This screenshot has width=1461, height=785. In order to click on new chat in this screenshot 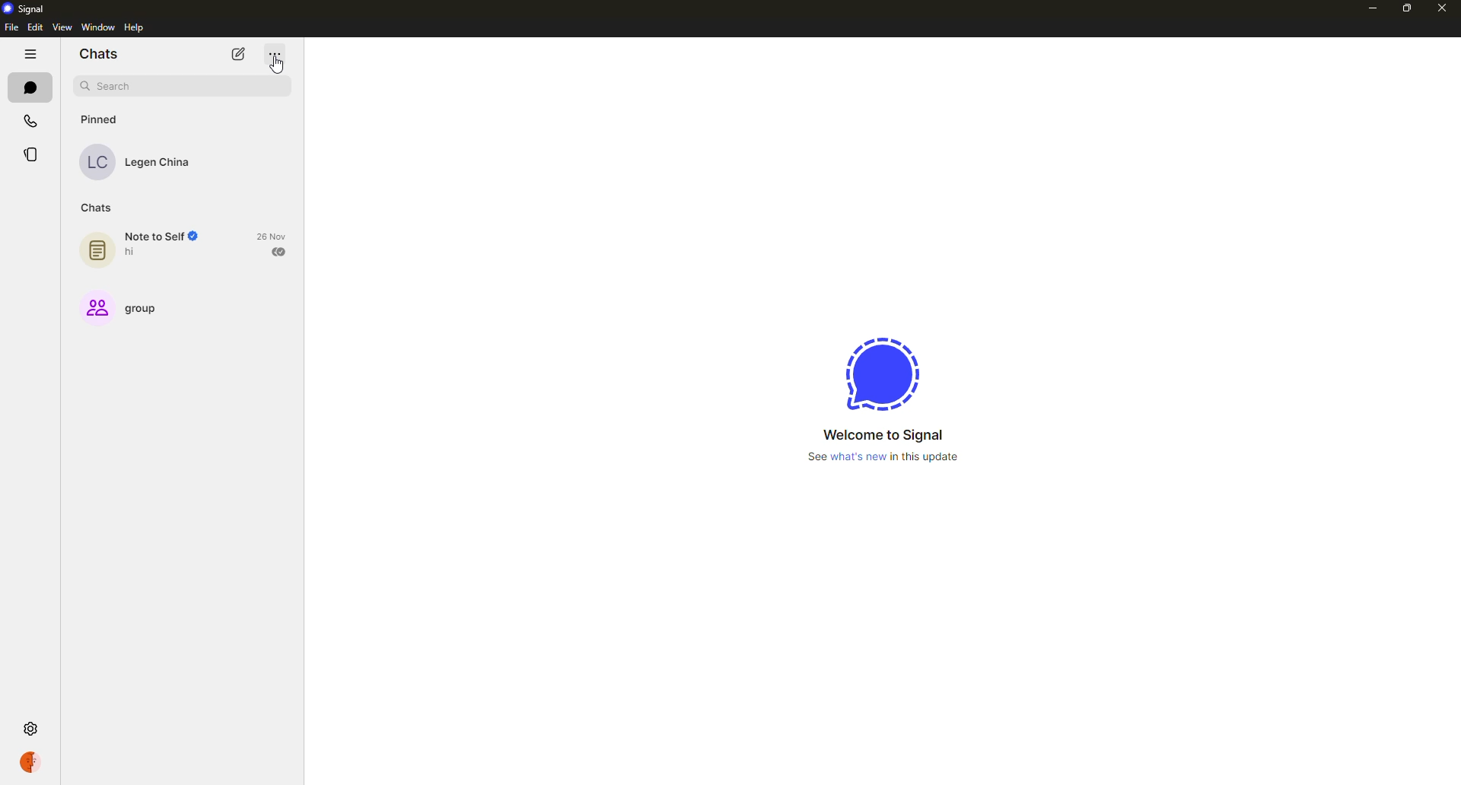, I will do `click(240, 54)`.